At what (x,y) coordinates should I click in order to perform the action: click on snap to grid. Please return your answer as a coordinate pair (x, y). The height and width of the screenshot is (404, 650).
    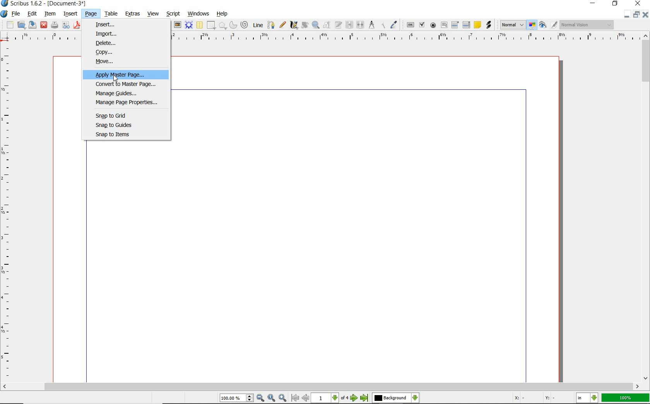
    Looking at the image, I should click on (119, 115).